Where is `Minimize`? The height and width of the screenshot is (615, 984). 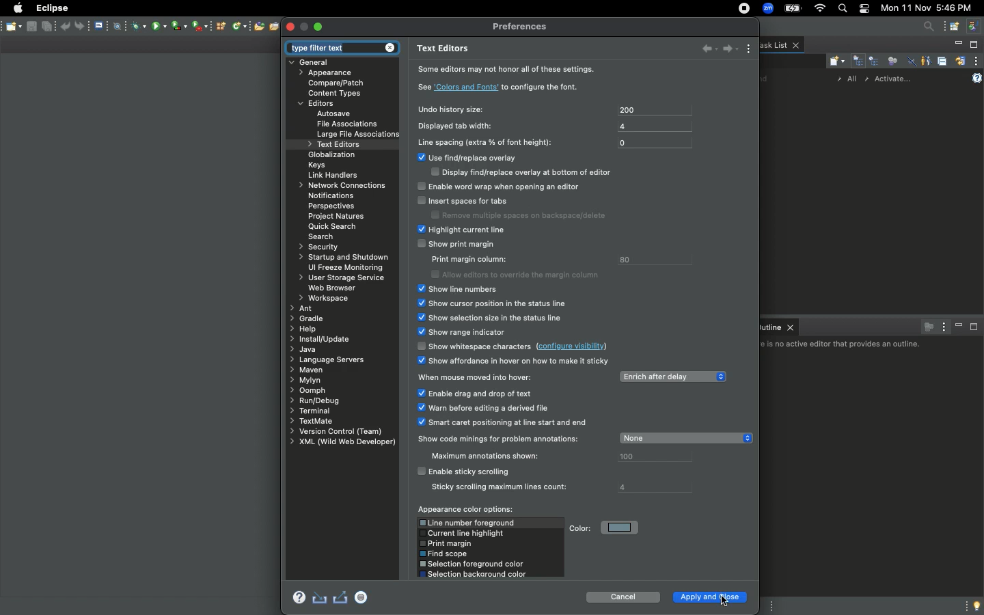 Minimize is located at coordinates (959, 327).